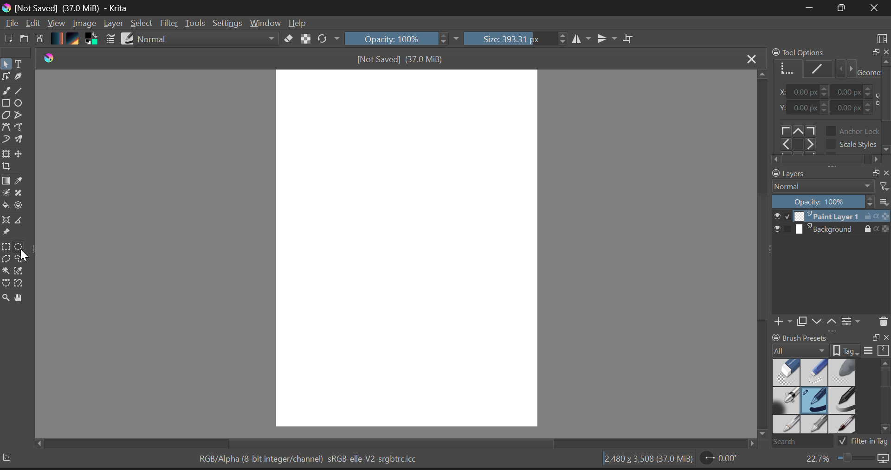 The image size is (891, 470). What do you see at coordinates (22, 247) in the screenshot?
I see `Cursor on Circular Selection` at bounding box center [22, 247].